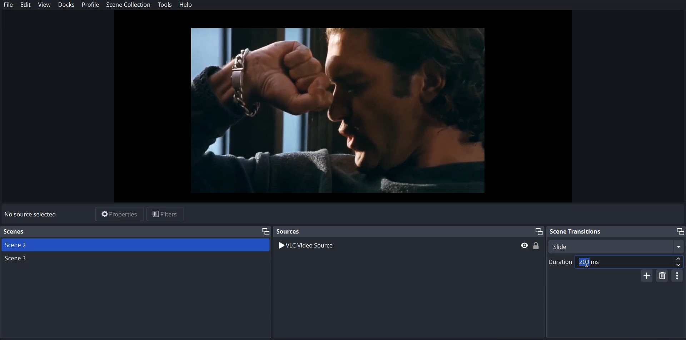 The image size is (686, 340). What do you see at coordinates (136, 231) in the screenshot?
I see `Text 1` at bounding box center [136, 231].